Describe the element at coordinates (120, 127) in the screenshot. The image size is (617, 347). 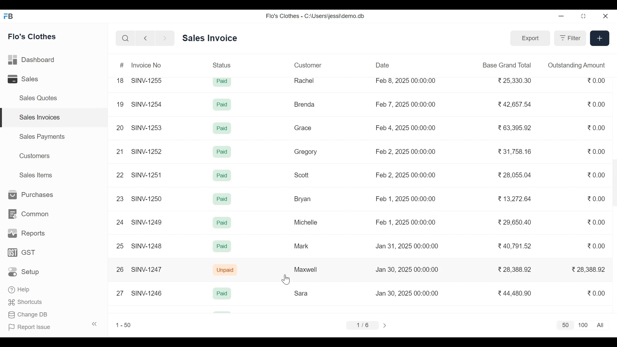
I see `20` at that location.